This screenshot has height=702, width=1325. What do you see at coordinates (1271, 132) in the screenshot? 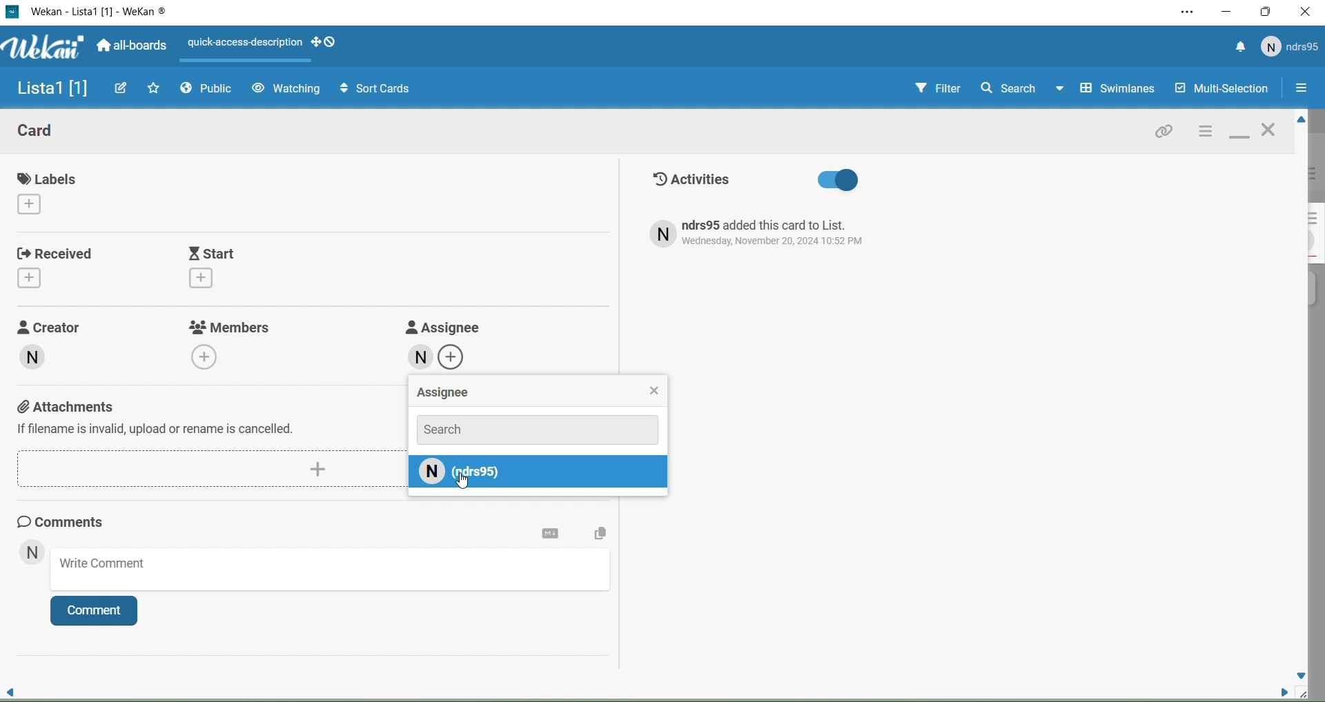
I see `close` at bounding box center [1271, 132].